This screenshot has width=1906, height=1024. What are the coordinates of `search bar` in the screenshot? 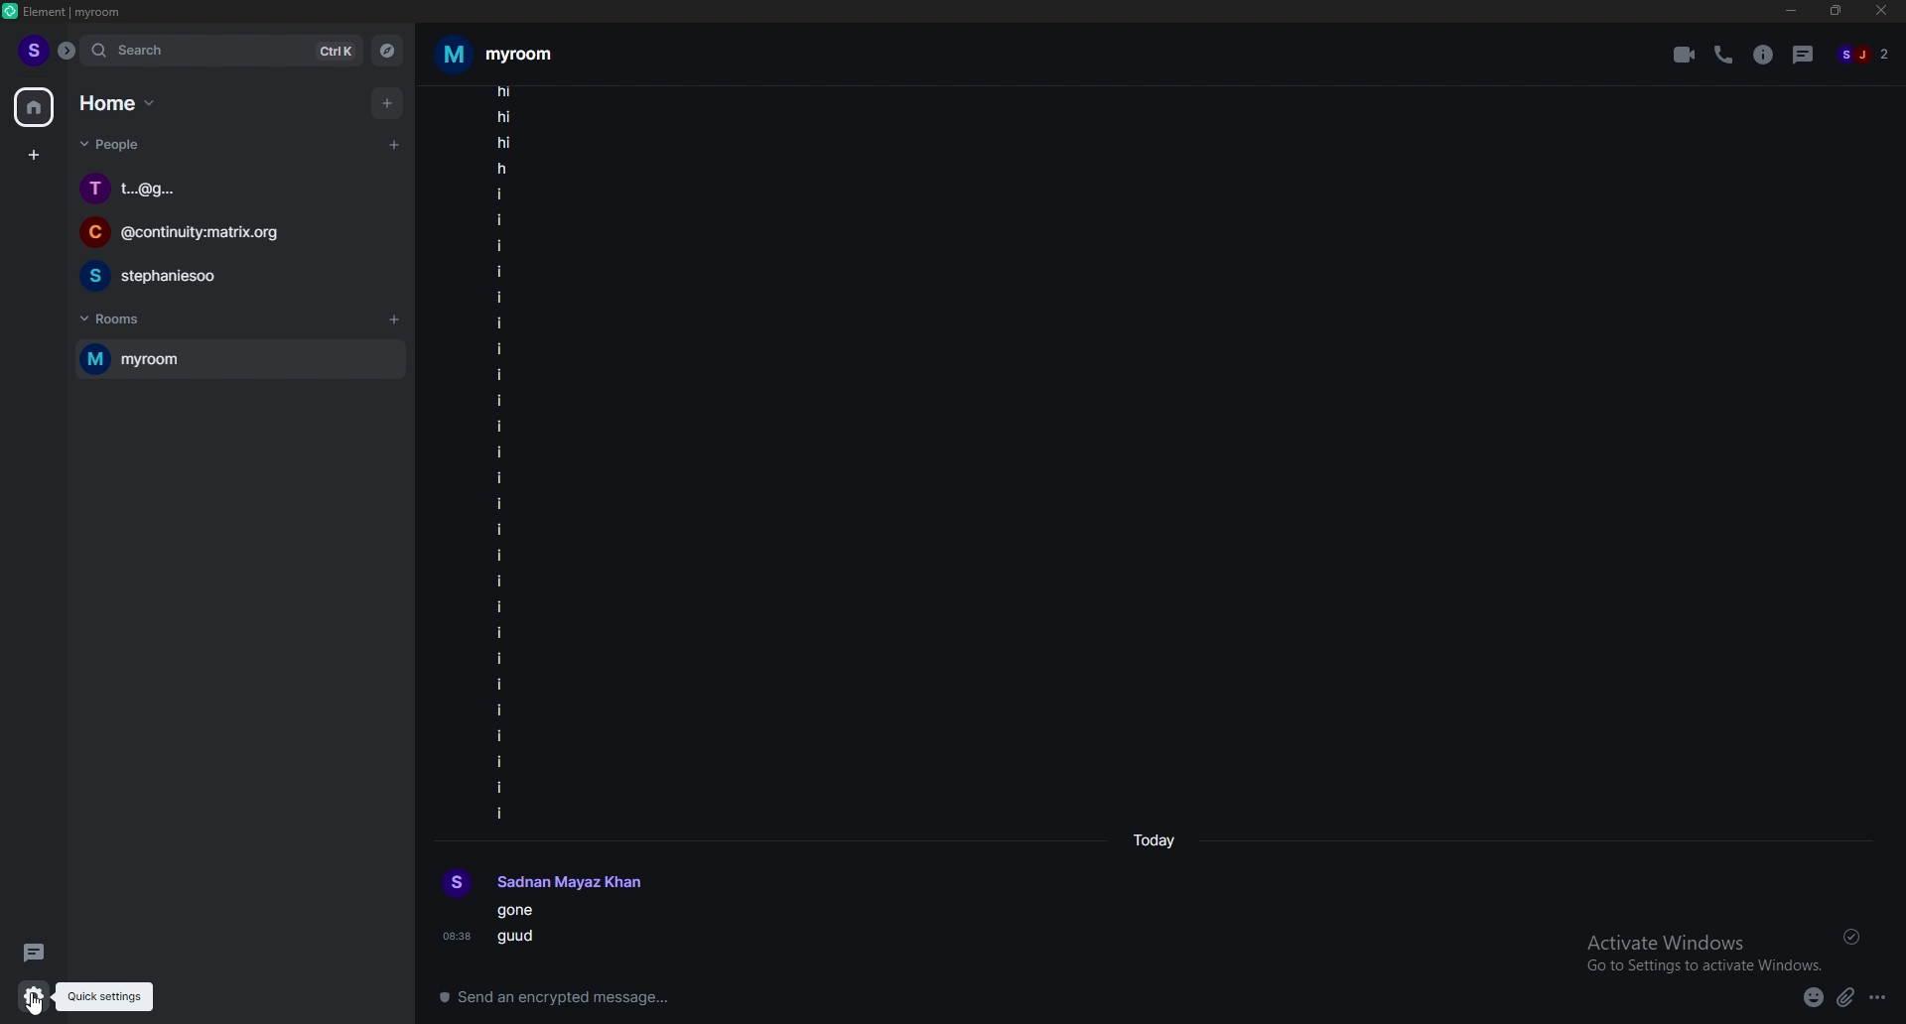 It's located at (222, 49).